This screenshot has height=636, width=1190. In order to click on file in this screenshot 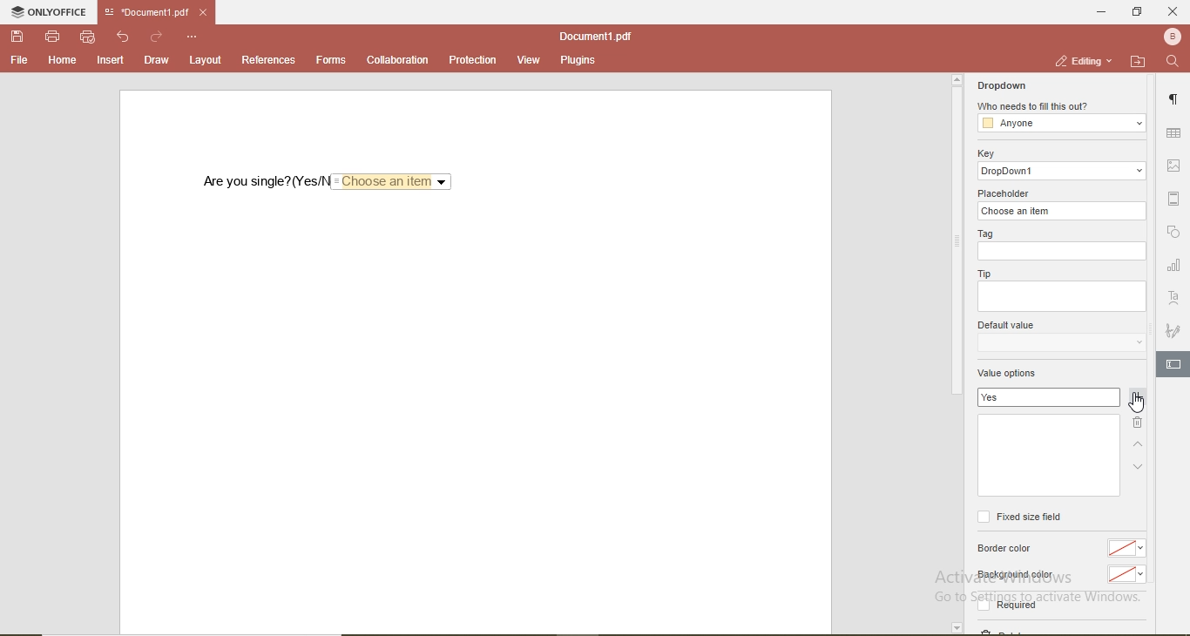, I will do `click(20, 61)`.